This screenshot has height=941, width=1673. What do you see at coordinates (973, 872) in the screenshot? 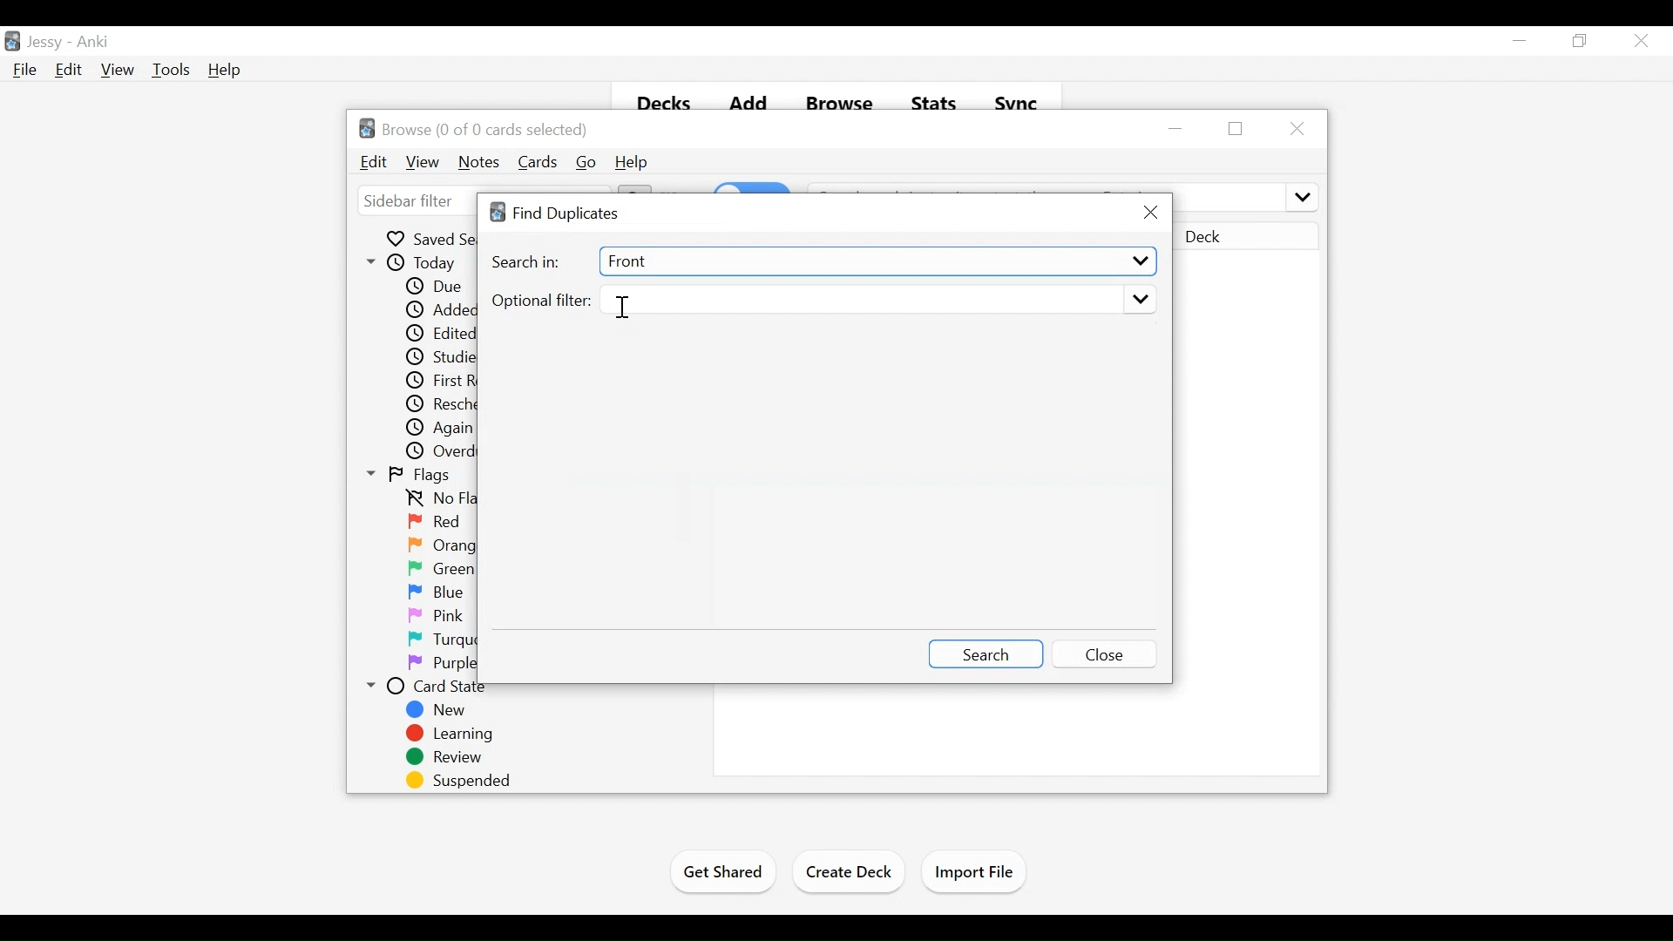
I see `Import Files` at bounding box center [973, 872].